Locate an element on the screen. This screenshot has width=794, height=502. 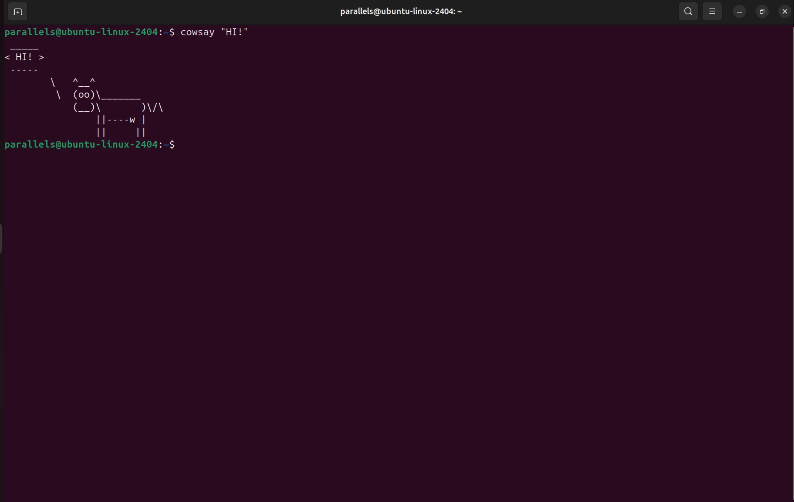
text image of cowsaying Hi is located at coordinates (92, 91).